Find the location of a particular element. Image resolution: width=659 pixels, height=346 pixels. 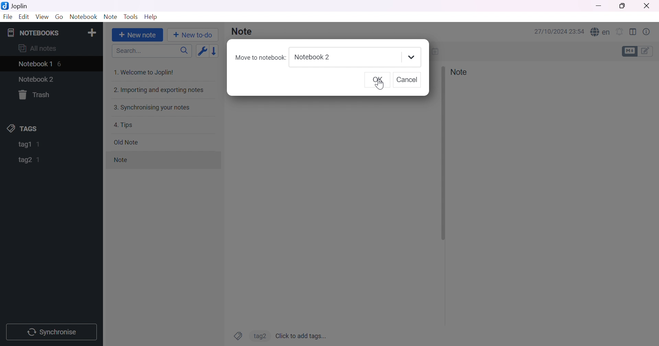

Toggle editors is located at coordinates (639, 51).